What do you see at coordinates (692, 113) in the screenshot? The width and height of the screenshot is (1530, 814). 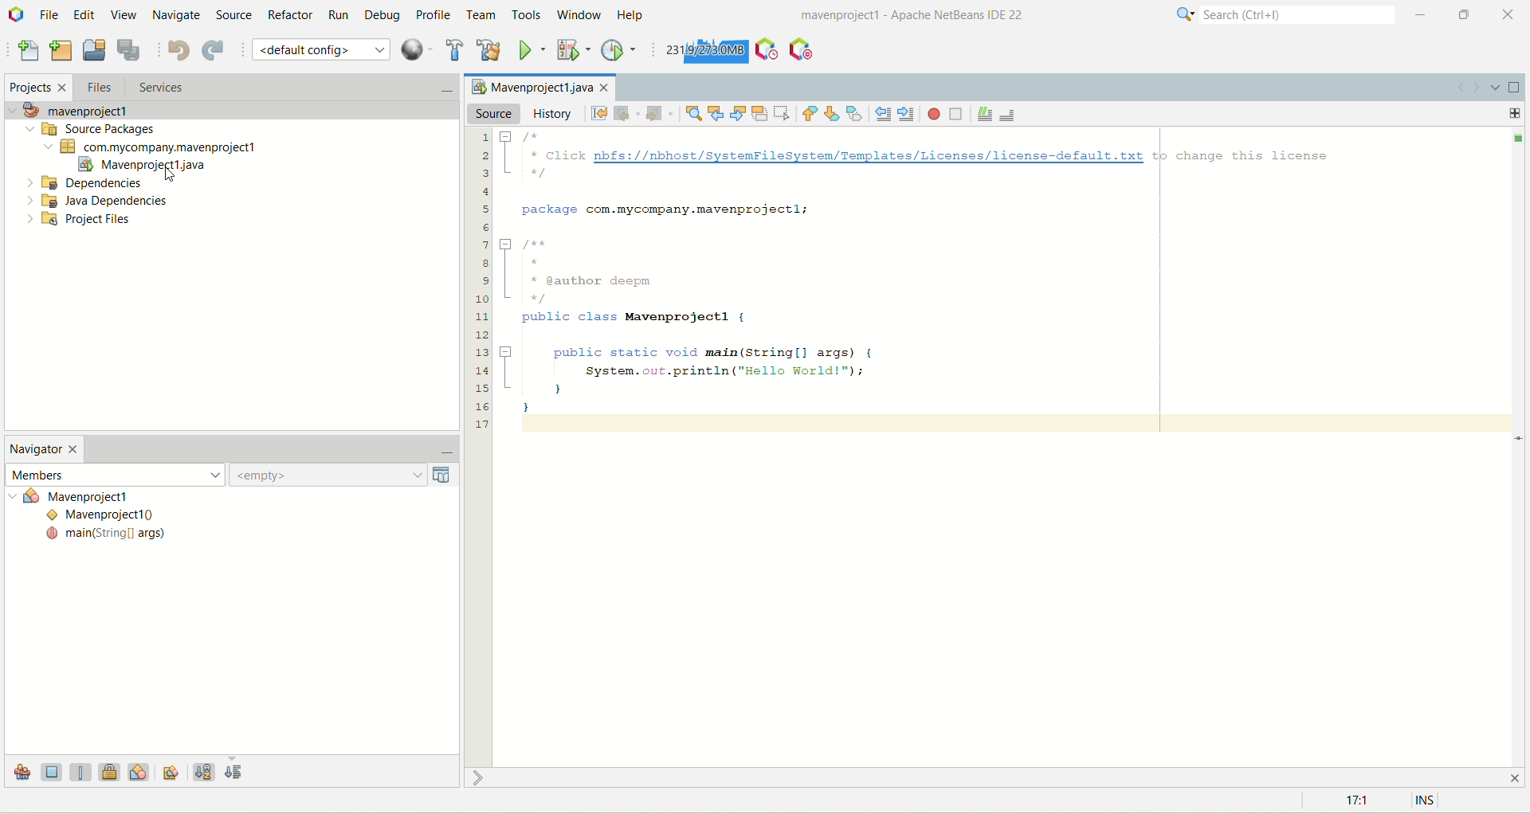 I see `find selection` at bounding box center [692, 113].